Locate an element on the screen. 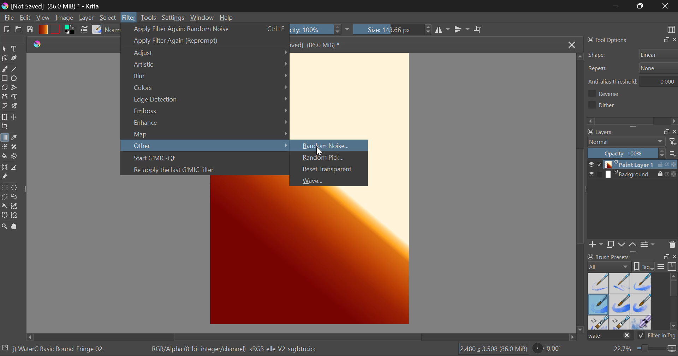 This screenshot has width=678, height=356. repeat button is located at coordinates (656, 68).